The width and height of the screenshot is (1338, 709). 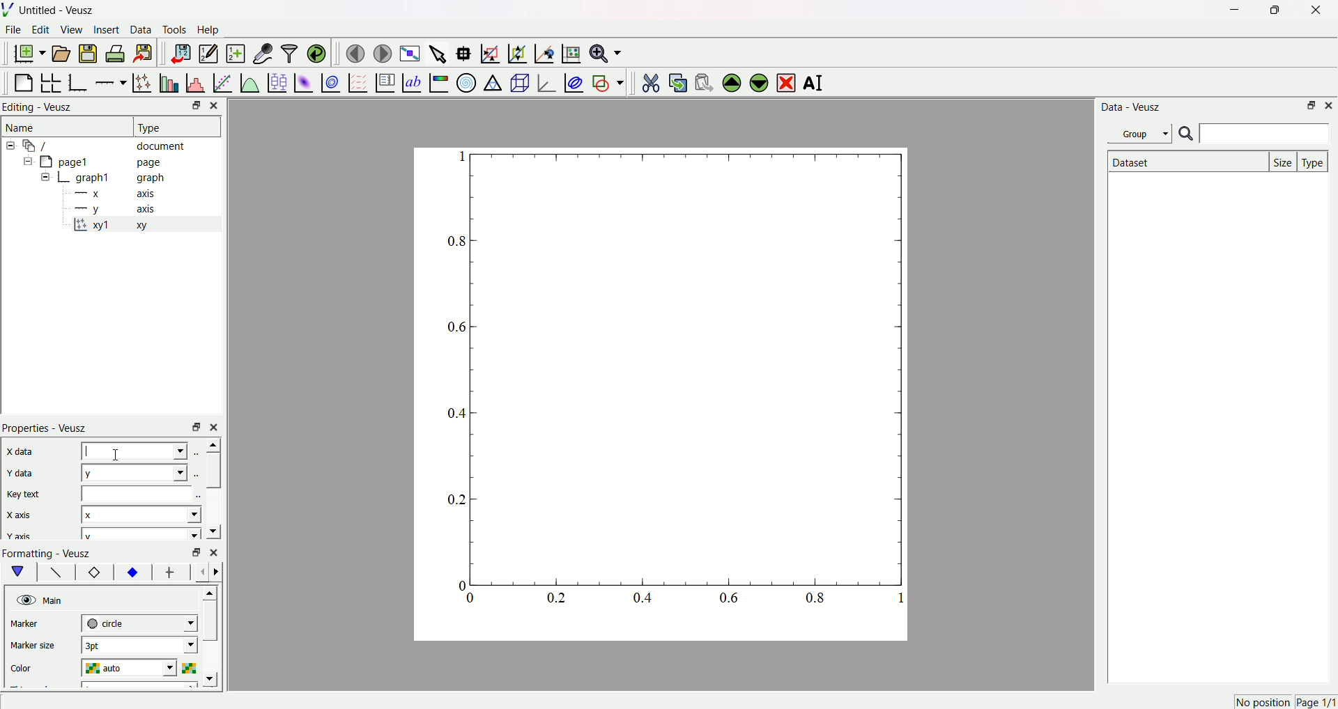 I want to click on edit and entry new datasets, so click(x=208, y=55).